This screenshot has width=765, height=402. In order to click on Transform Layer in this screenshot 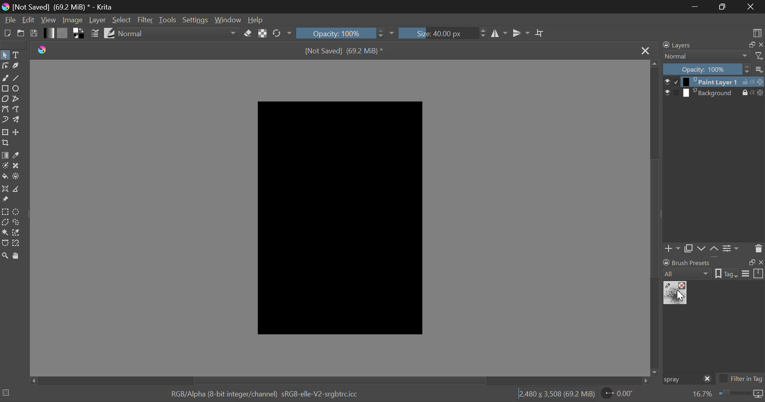, I will do `click(5, 132)`.